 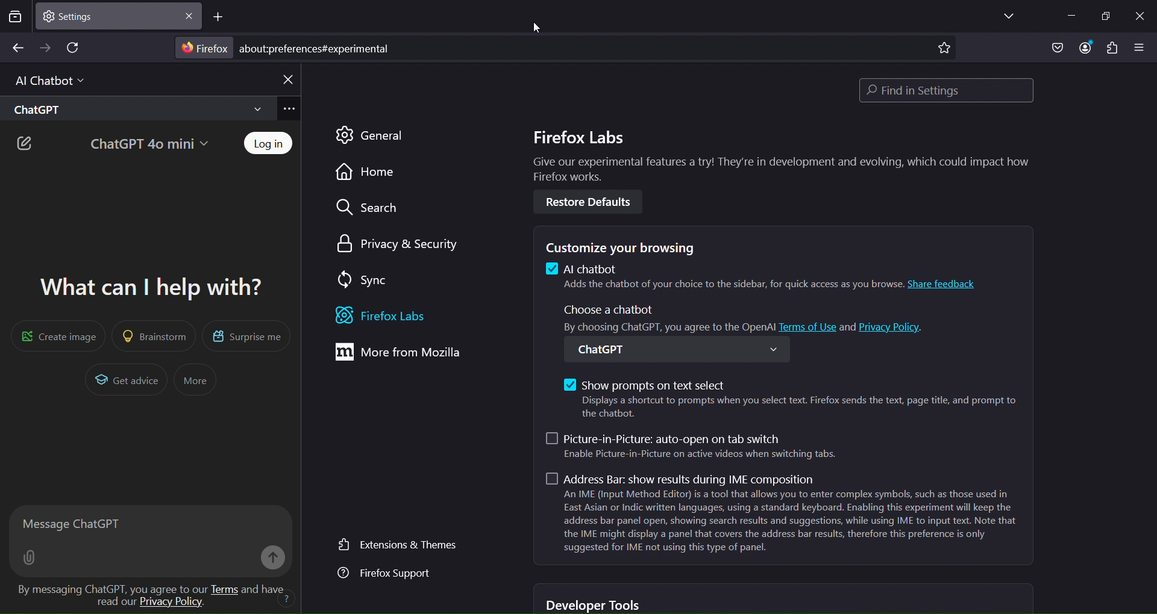 What do you see at coordinates (1066, 14) in the screenshot?
I see `minimize` at bounding box center [1066, 14].